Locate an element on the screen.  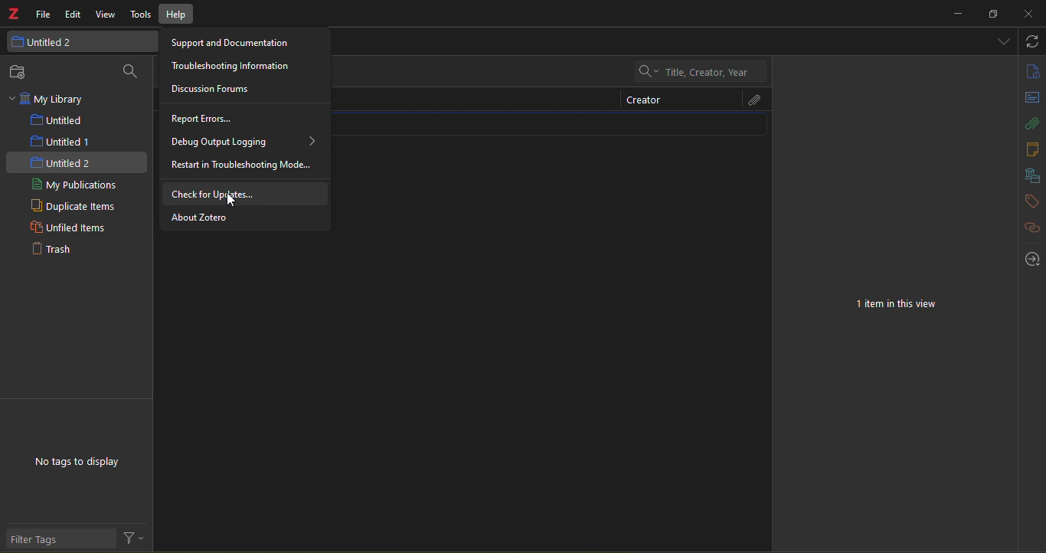
debug output logging is located at coordinates (243, 141).